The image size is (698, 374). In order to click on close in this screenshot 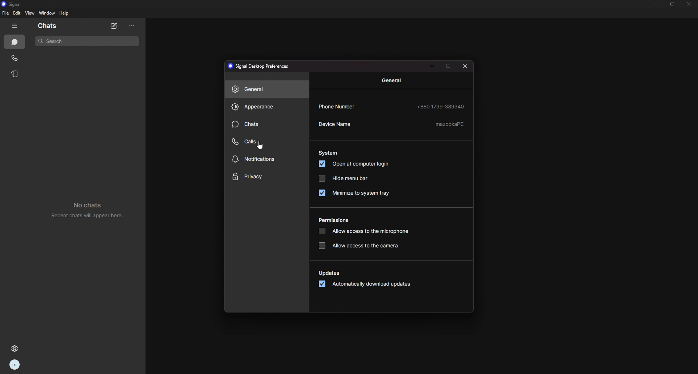, I will do `click(689, 4)`.